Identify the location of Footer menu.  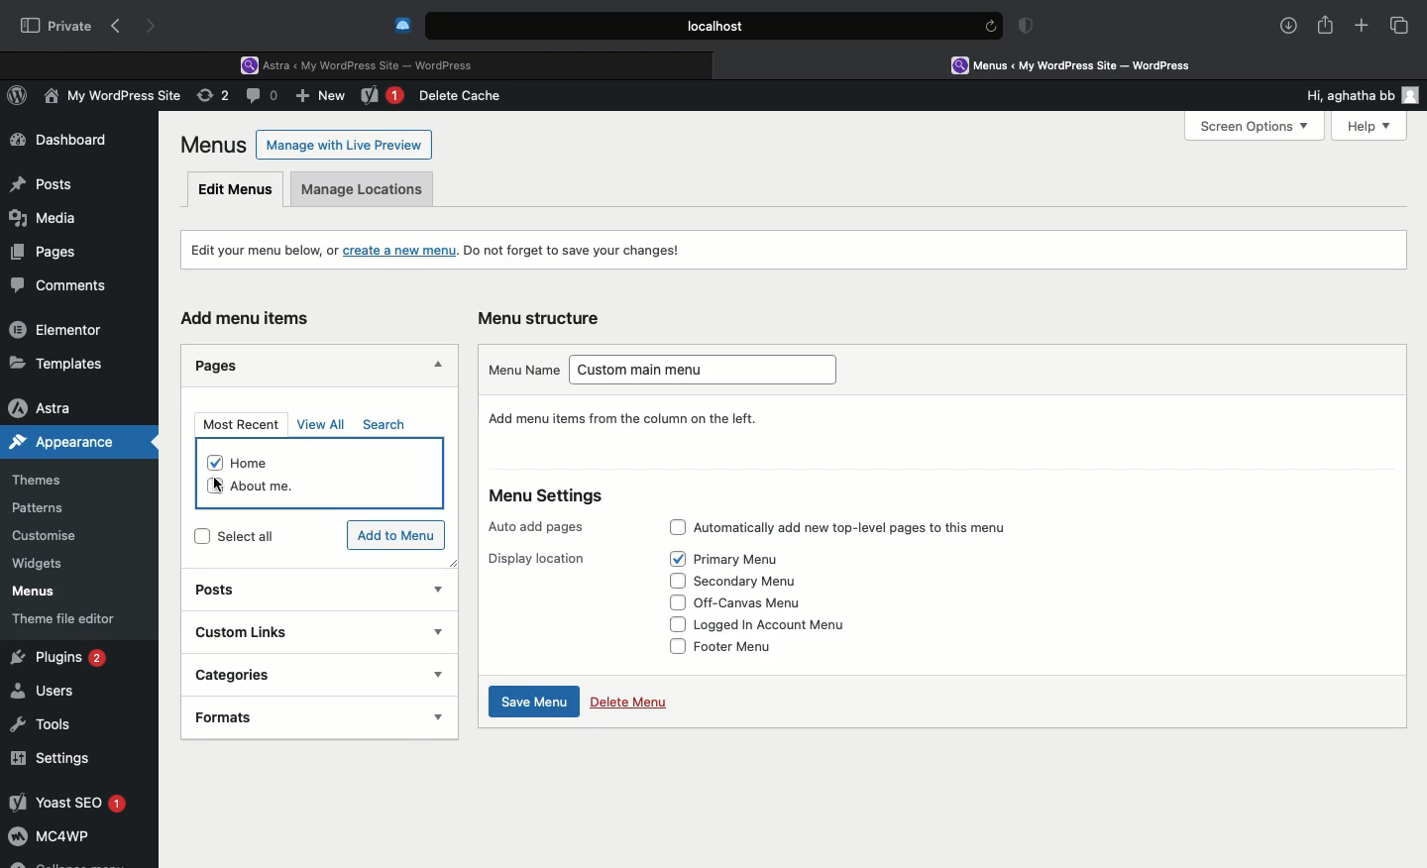
(746, 646).